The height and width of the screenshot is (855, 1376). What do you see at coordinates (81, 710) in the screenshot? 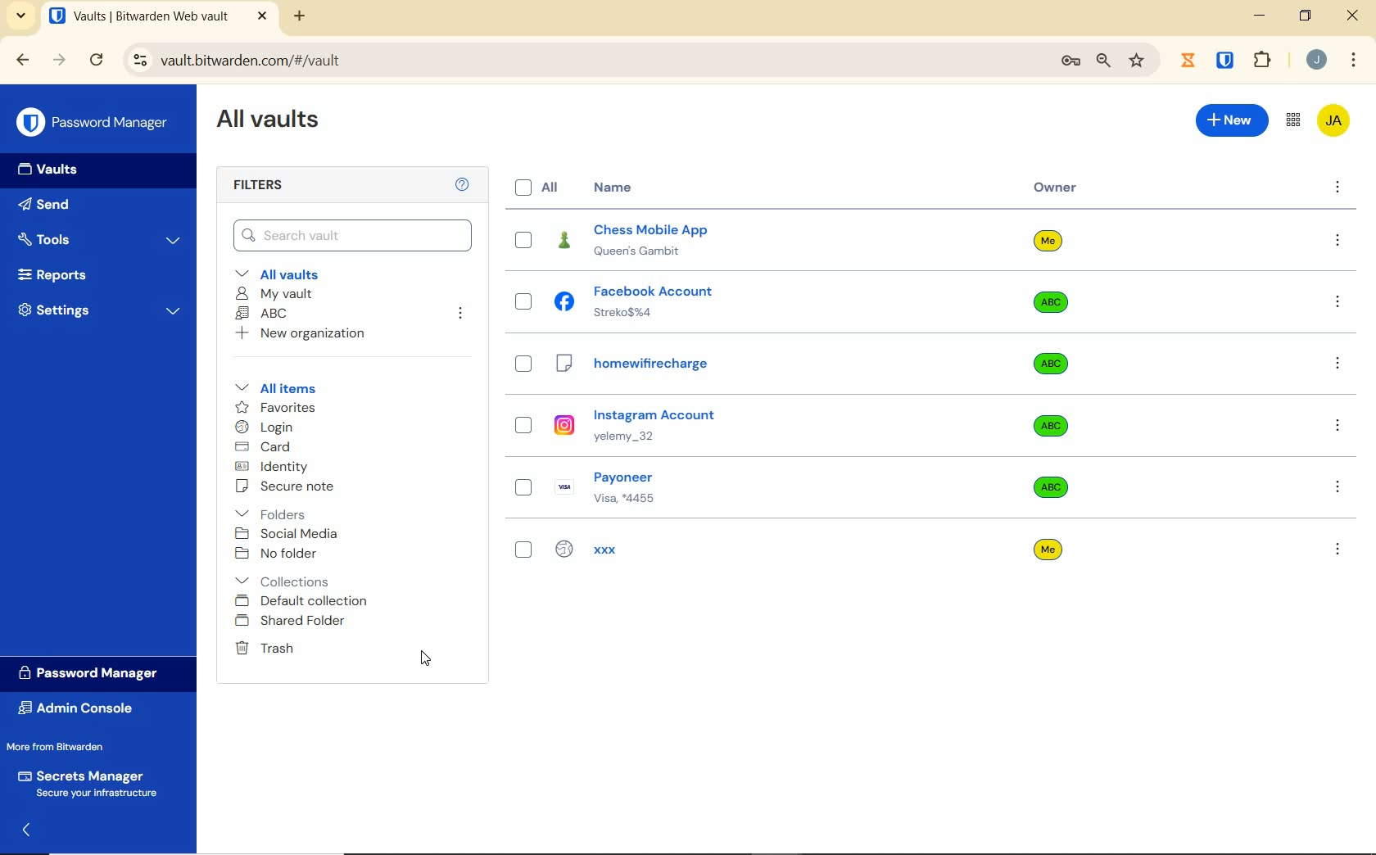
I see `Admin Console` at bounding box center [81, 710].